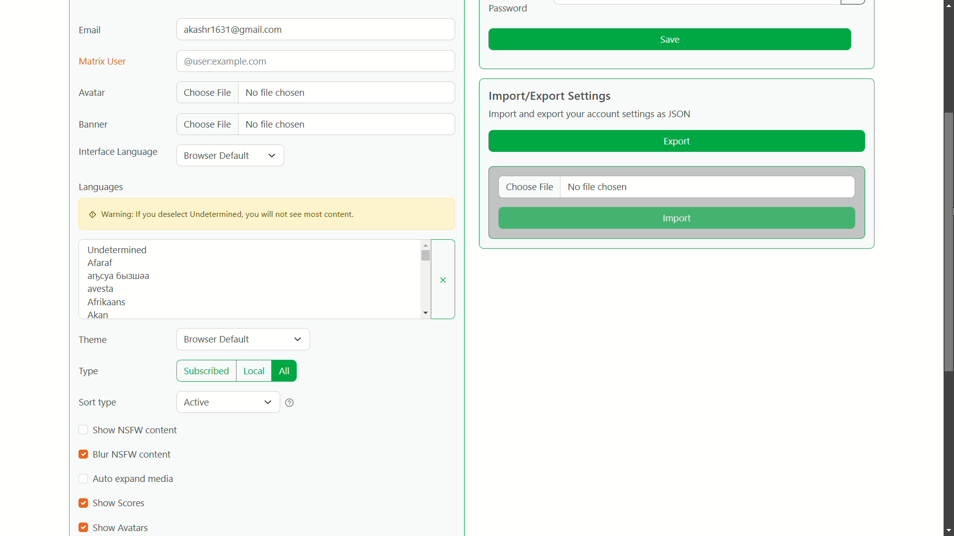  Describe the element at coordinates (83, 480) in the screenshot. I see `check box` at that location.